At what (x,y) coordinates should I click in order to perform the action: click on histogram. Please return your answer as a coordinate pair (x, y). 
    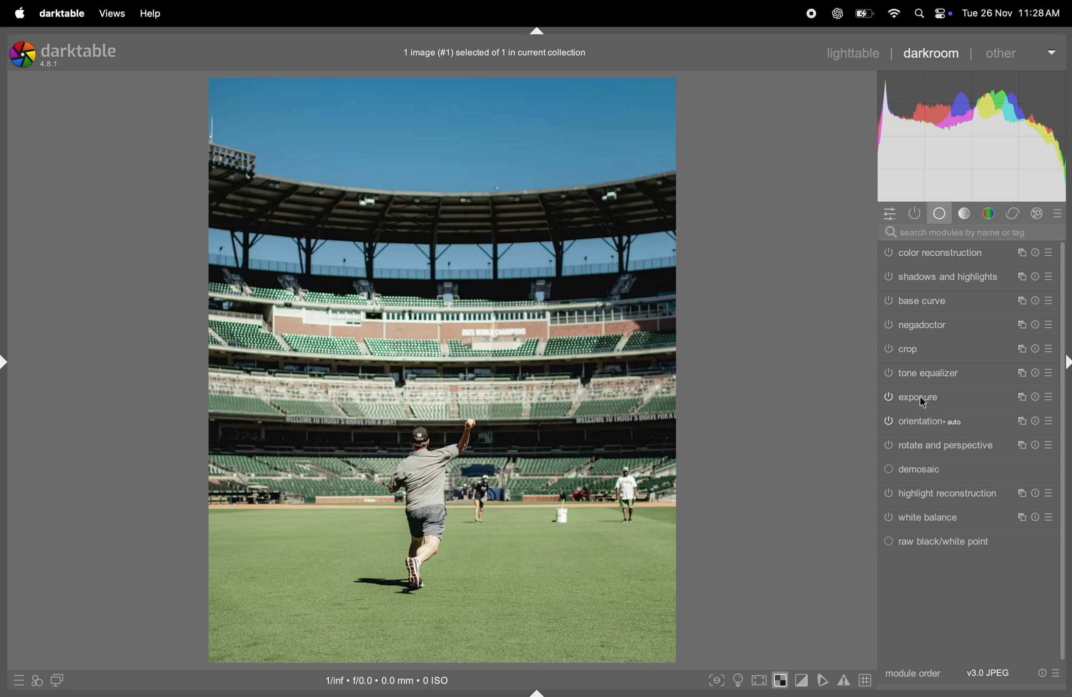
    Looking at the image, I should click on (972, 136).